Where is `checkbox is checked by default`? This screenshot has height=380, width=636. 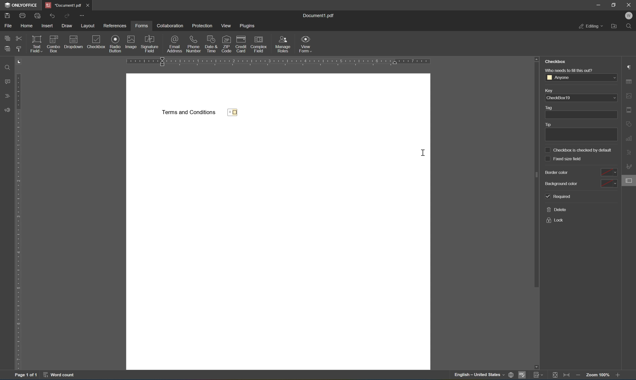 checkbox is checked by default is located at coordinates (579, 150).